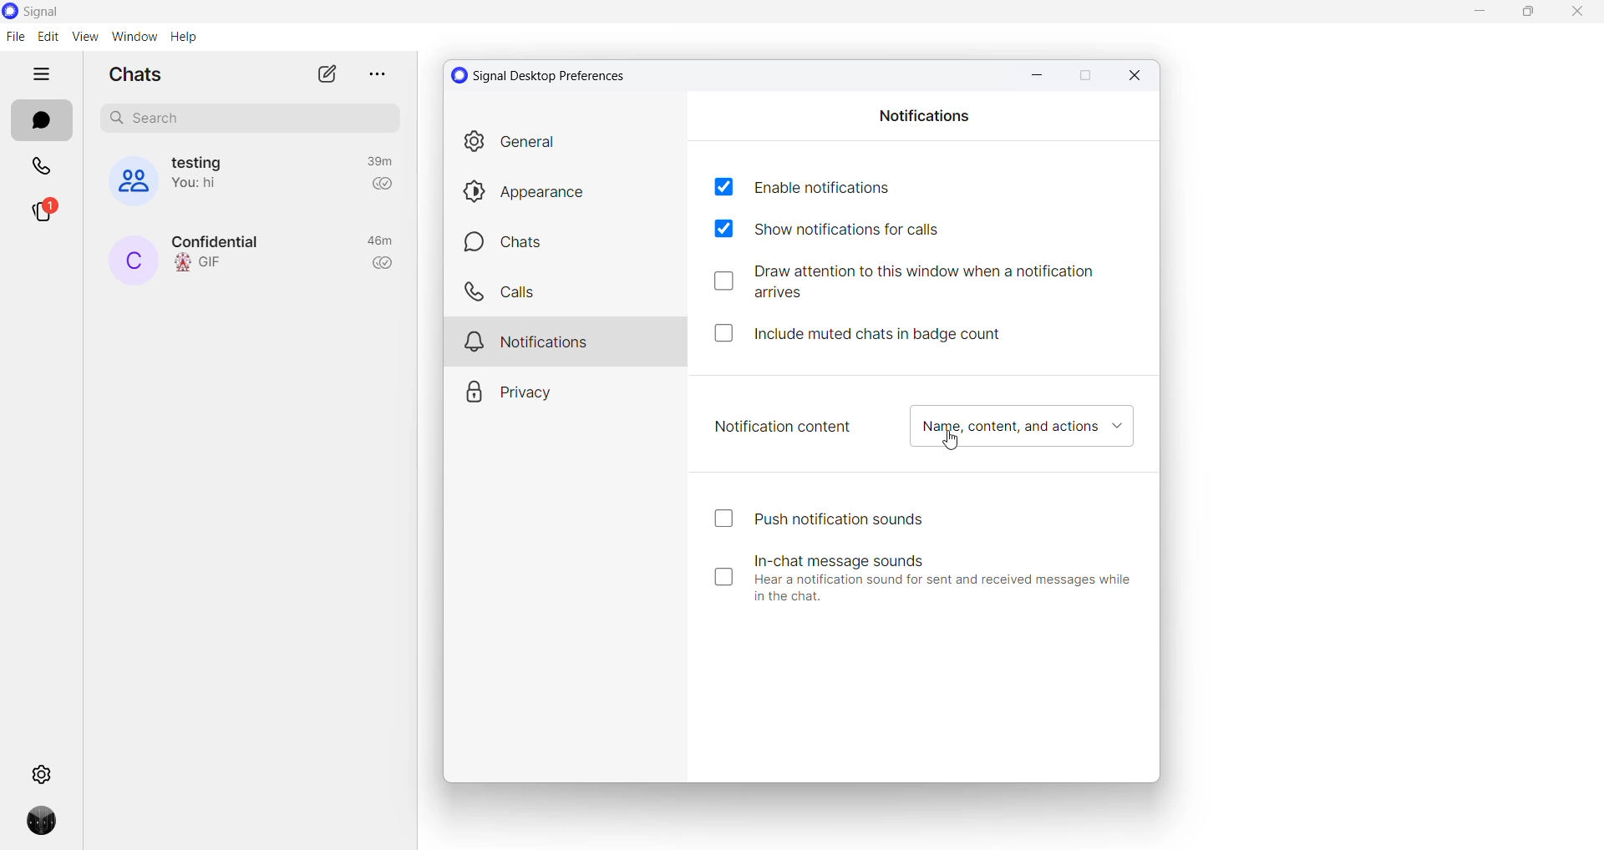 This screenshot has height=850, width=1604. Describe the element at coordinates (202, 161) in the screenshot. I see `group name` at that location.